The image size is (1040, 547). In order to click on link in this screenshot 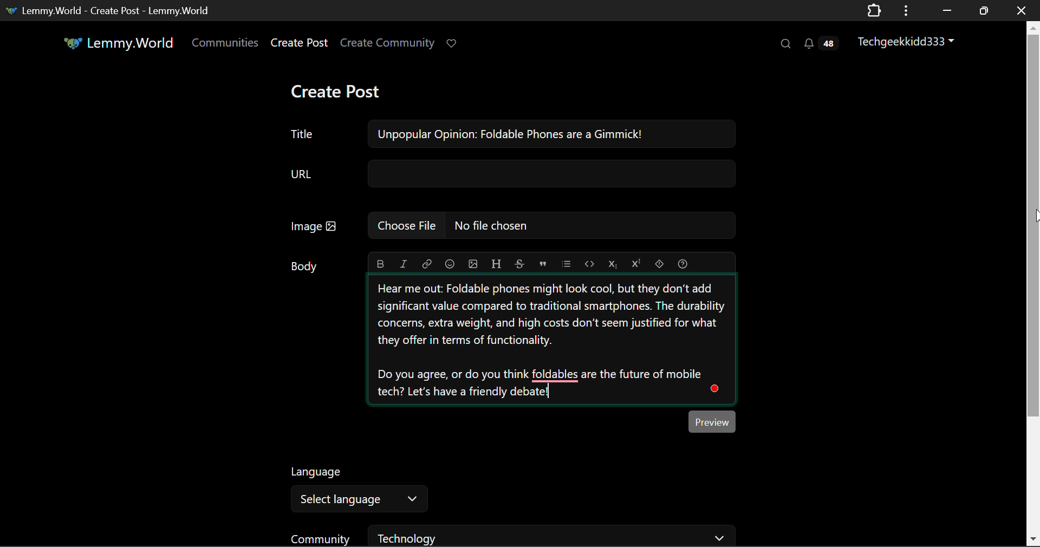, I will do `click(427, 263)`.